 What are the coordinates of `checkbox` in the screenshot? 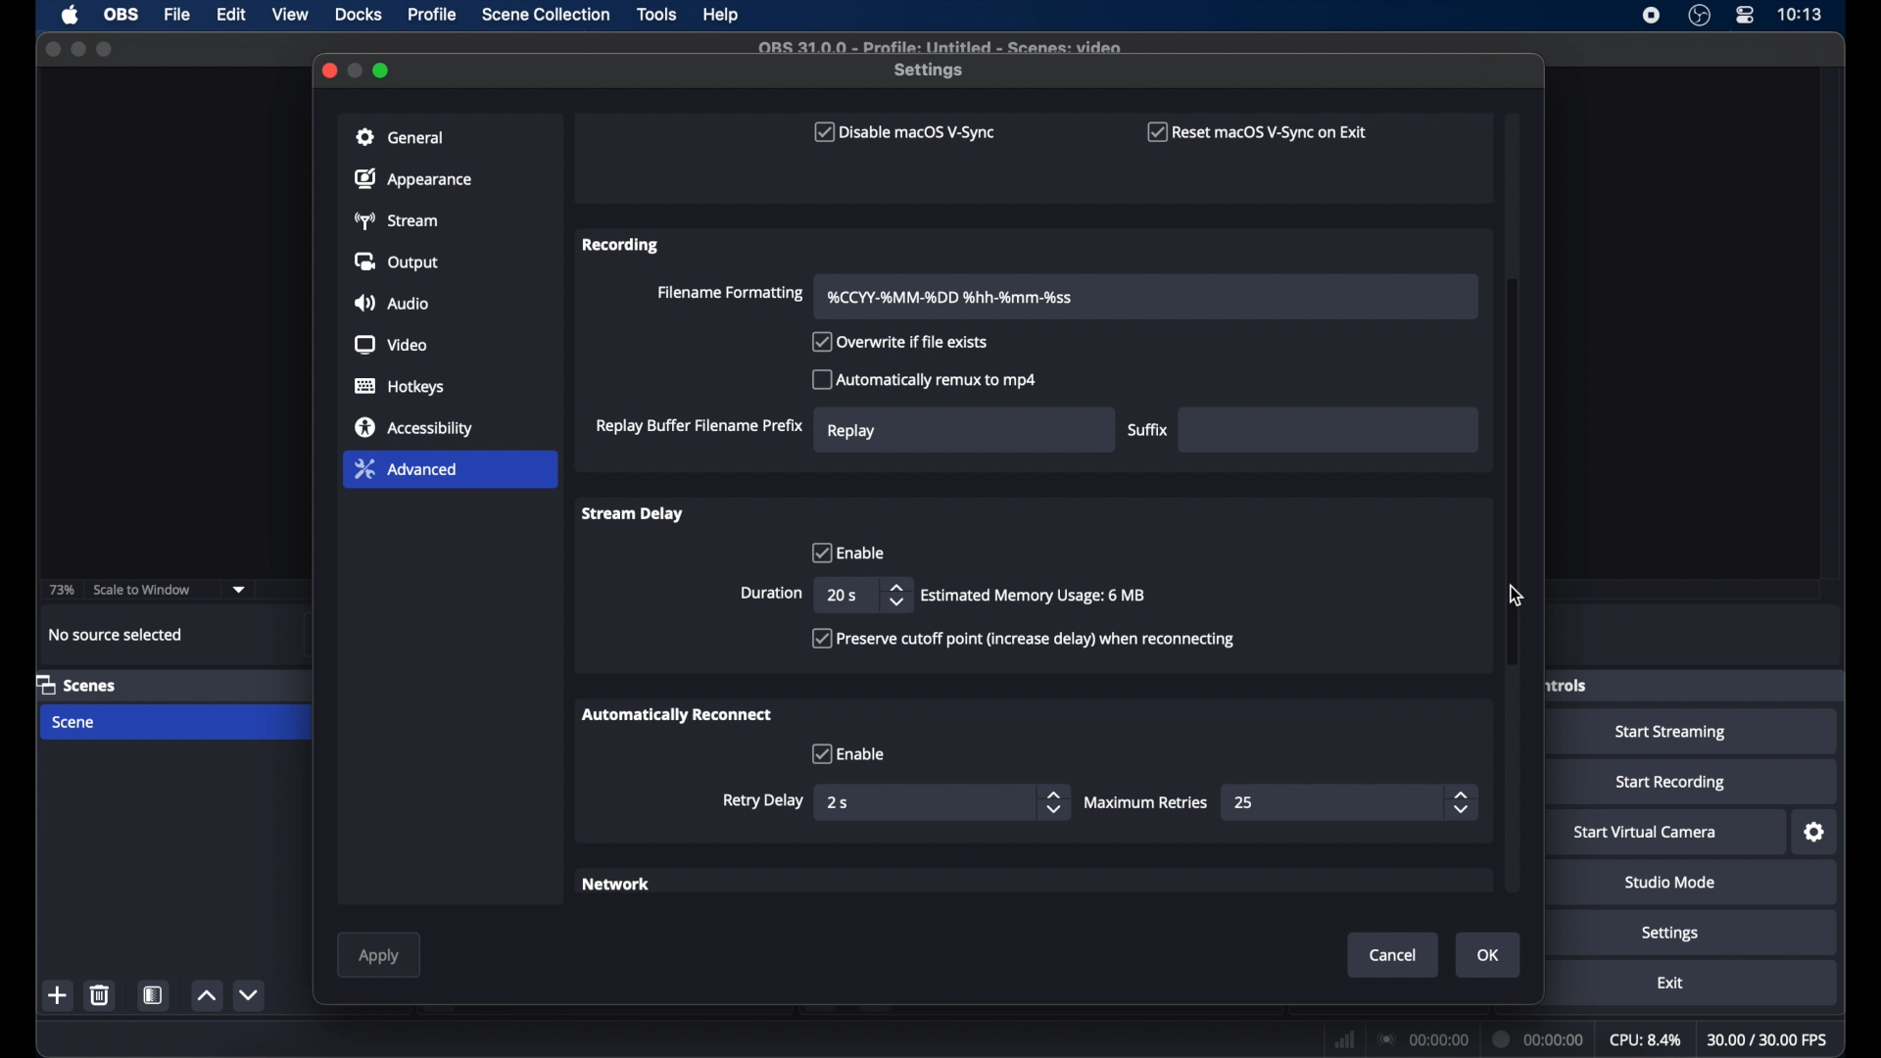 It's located at (1023, 639).